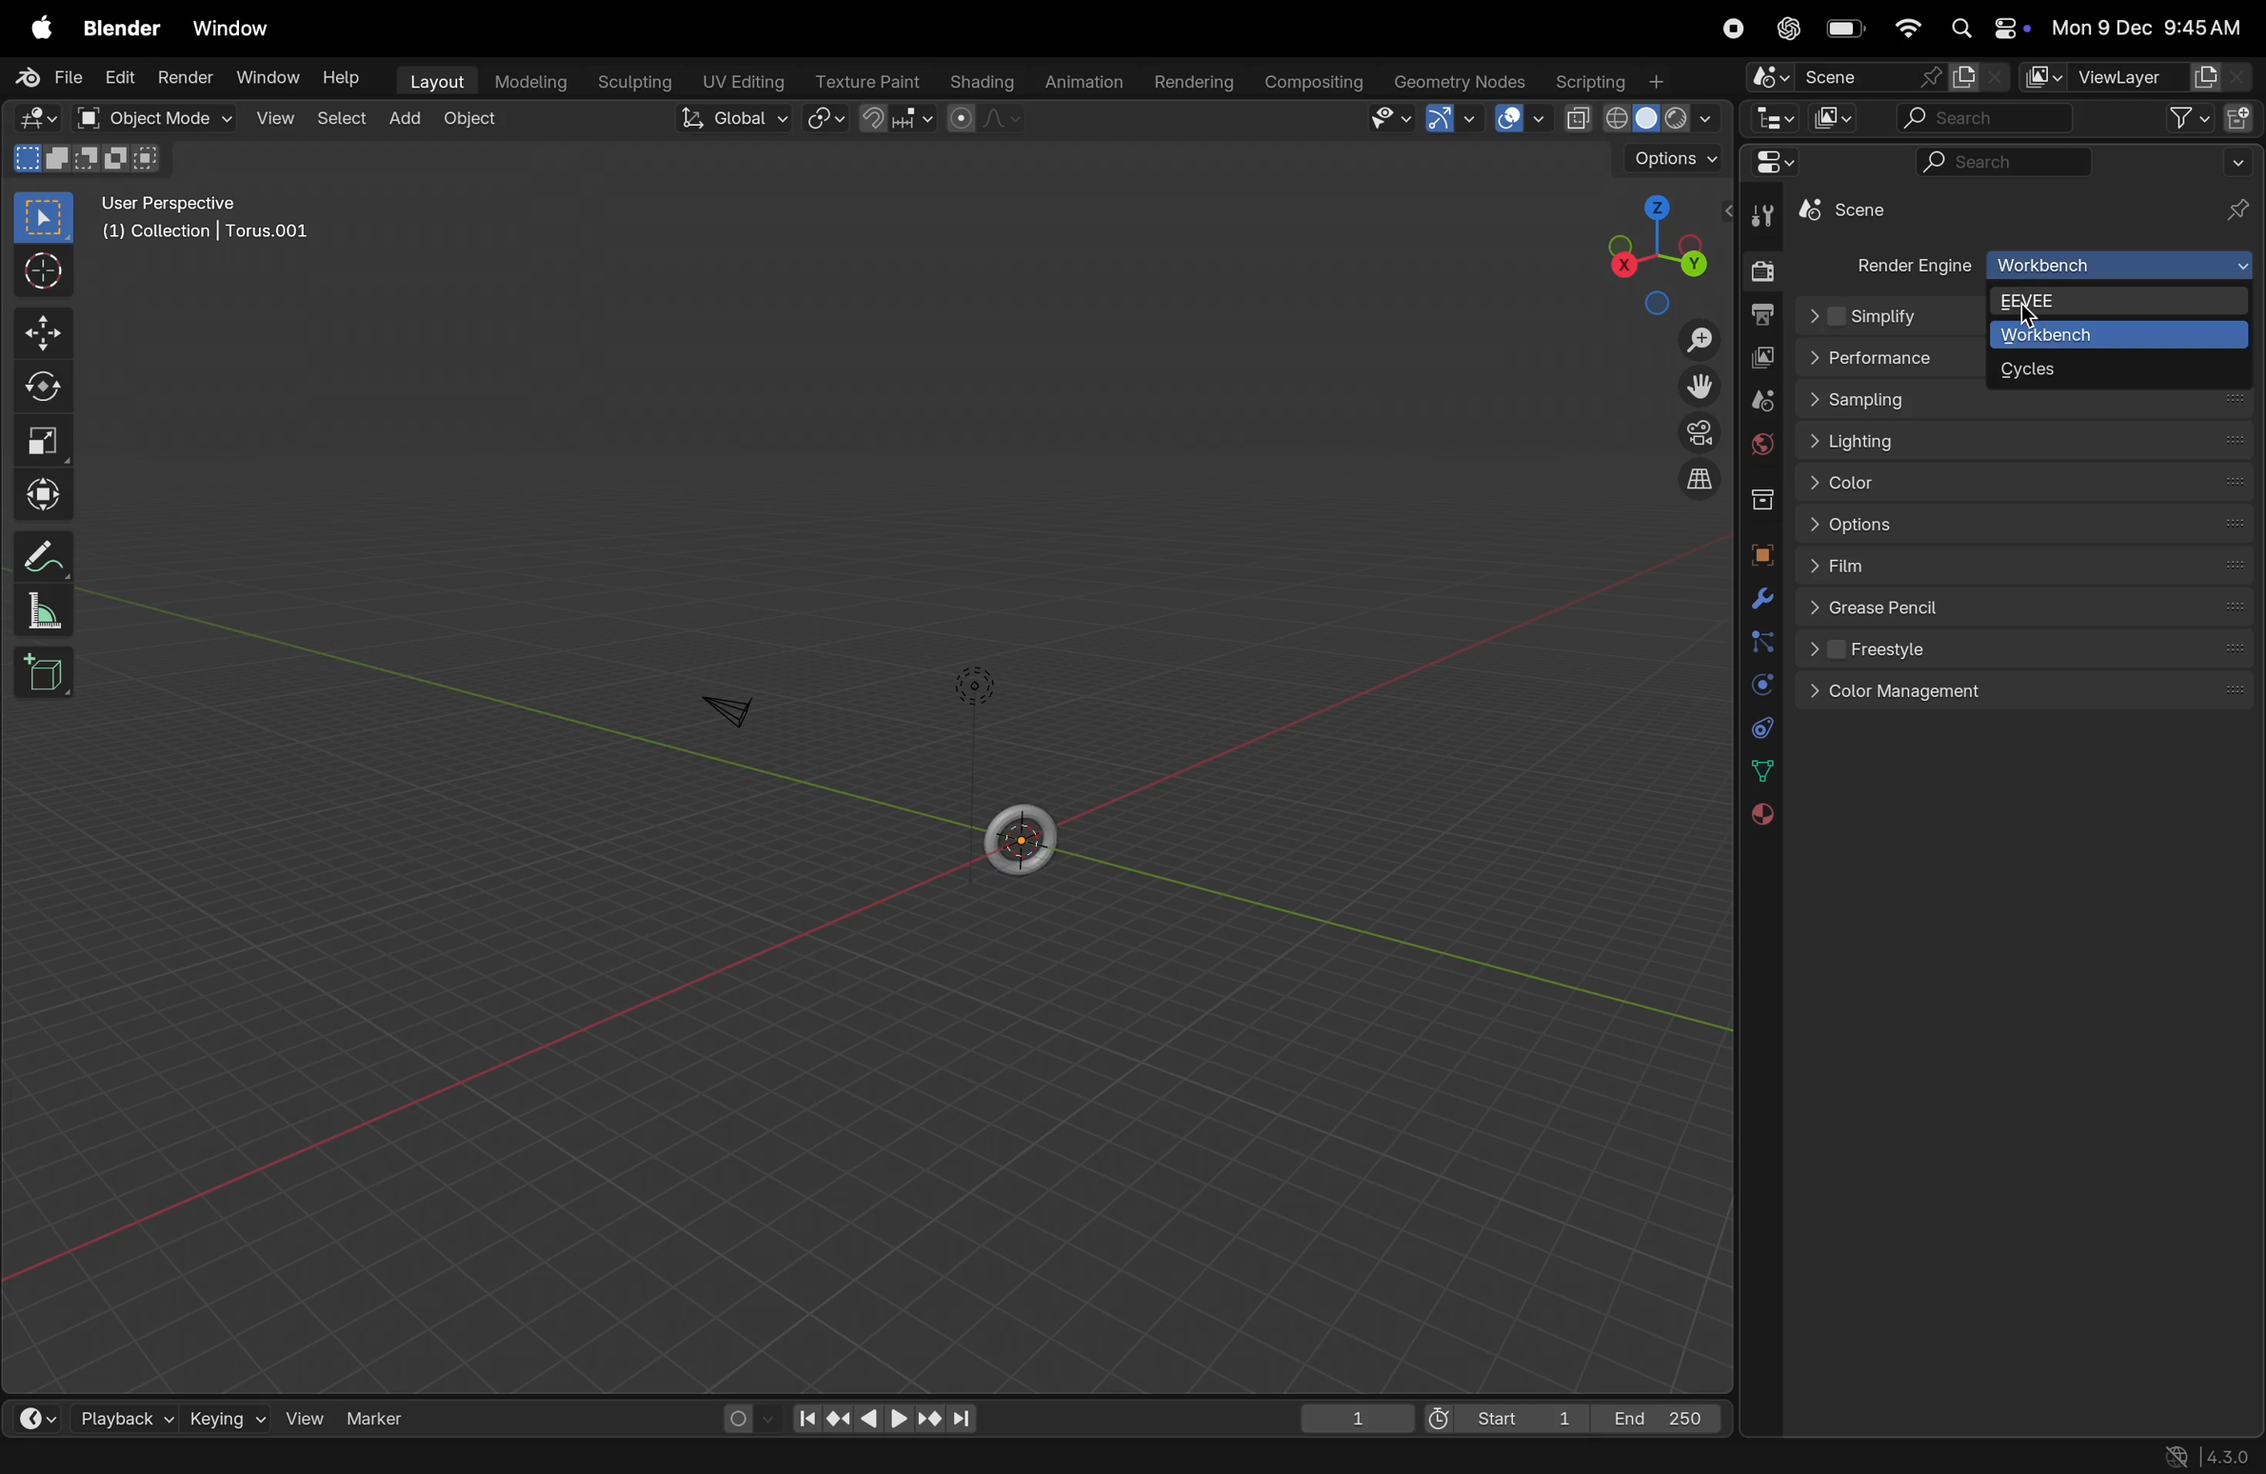 The height and width of the screenshot is (1474, 2266). What do you see at coordinates (2117, 302) in the screenshot?
I see `EEVEE` at bounding box center [2117, 302].